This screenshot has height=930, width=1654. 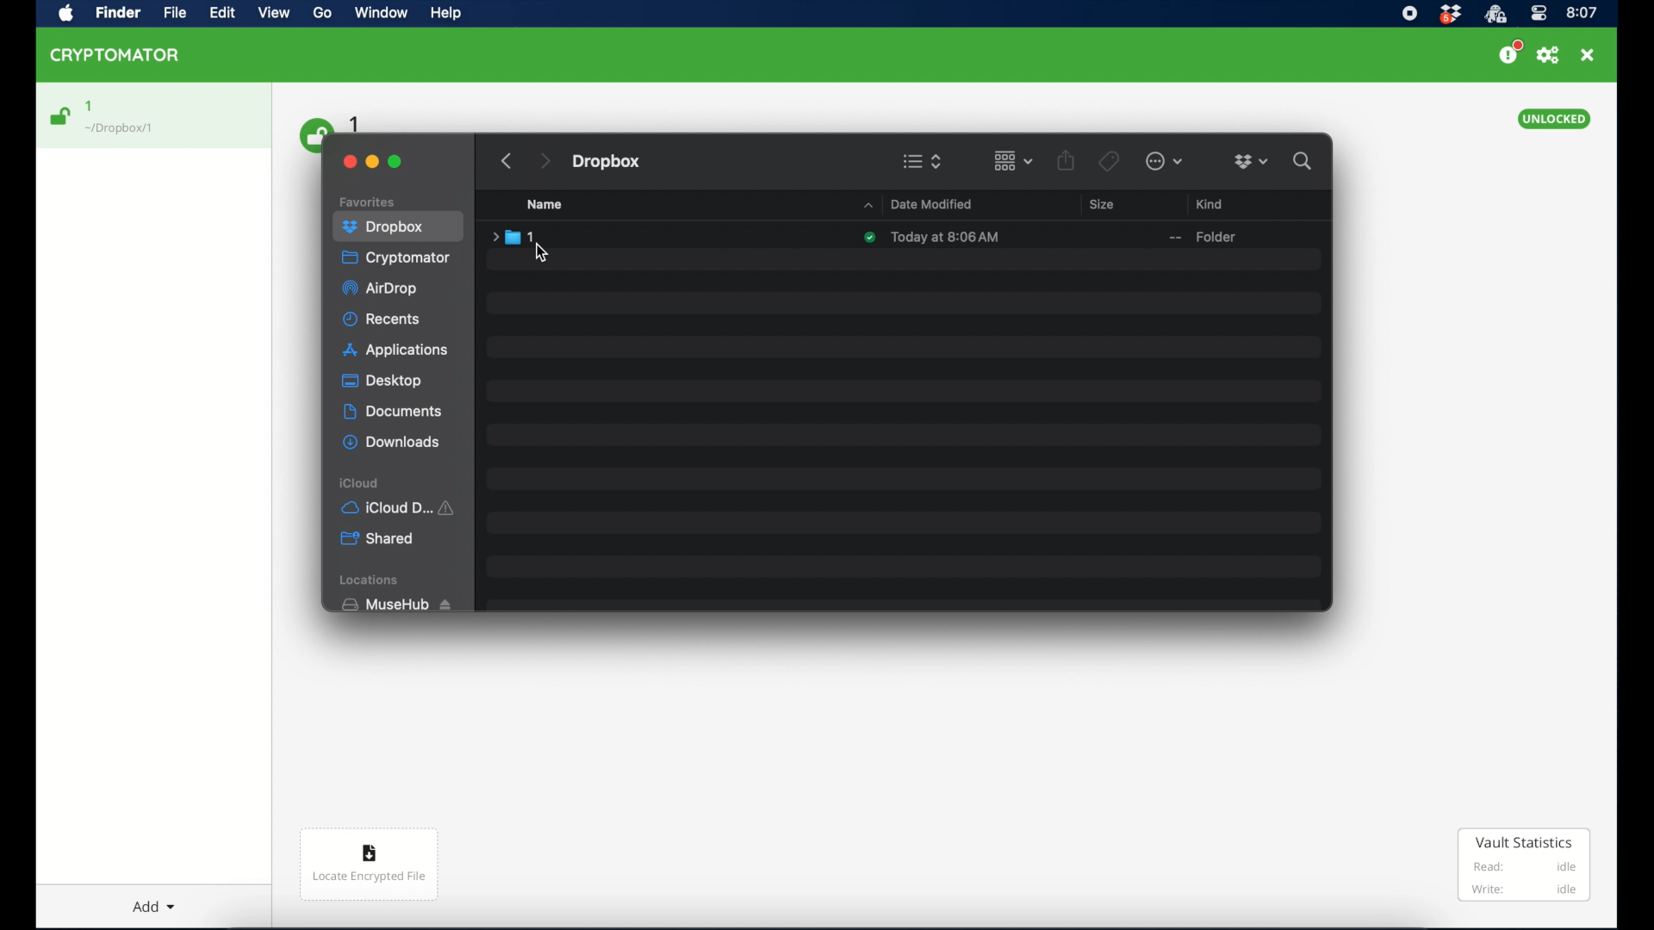 I want to click on support us, so click(x=1509, y=53).